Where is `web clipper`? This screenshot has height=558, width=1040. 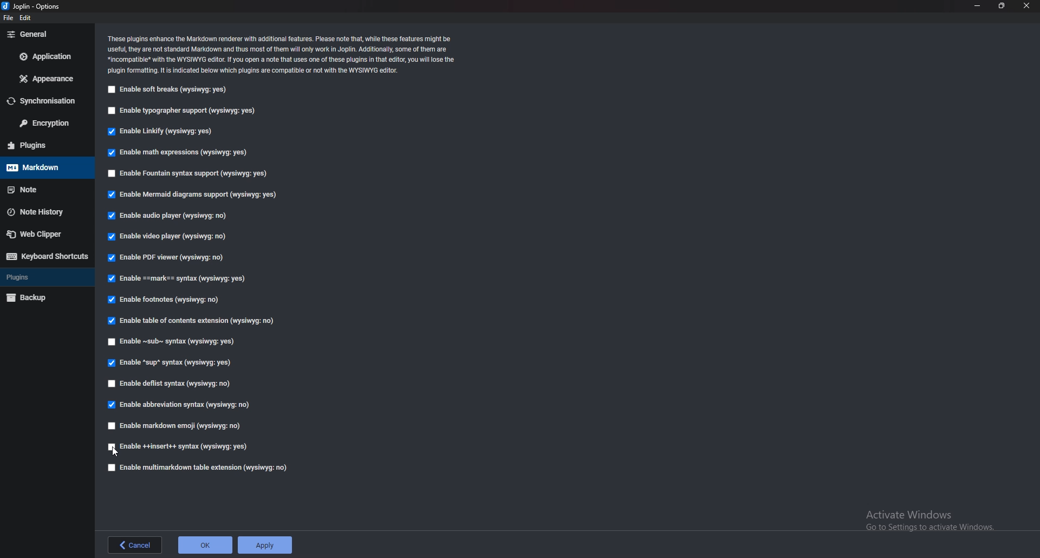 web clipper is located at coordinates (45, 235).